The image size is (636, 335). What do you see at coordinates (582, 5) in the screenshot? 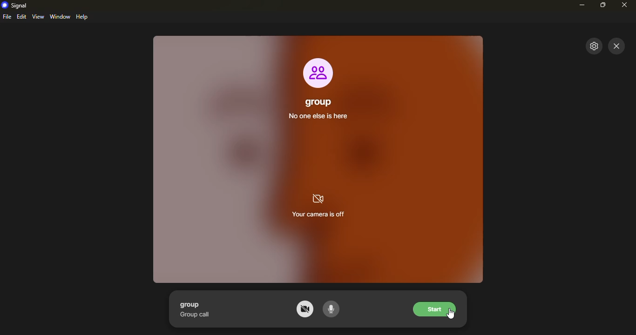
I see `minimize` at bounding box center [582, 5].